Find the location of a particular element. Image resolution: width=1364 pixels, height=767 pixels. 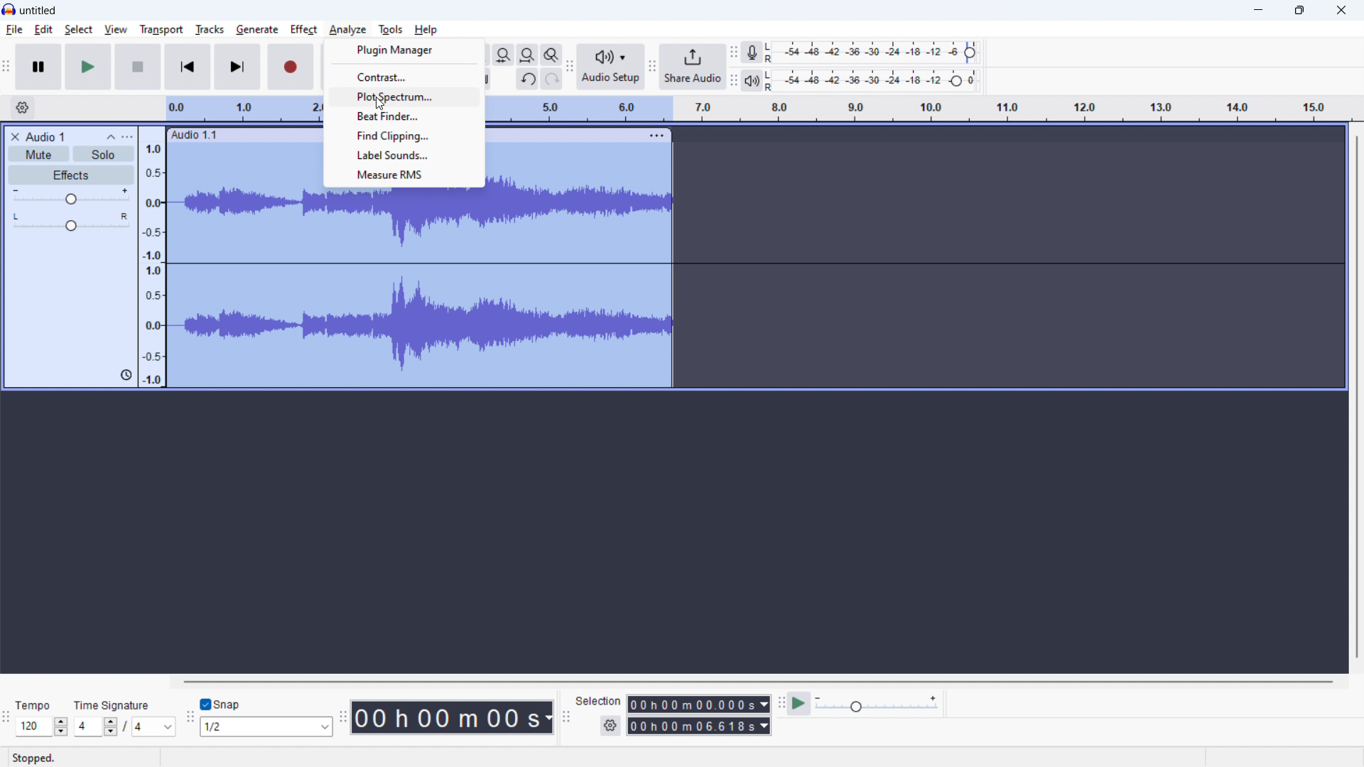

collapse is located at coordinates (110, 137).